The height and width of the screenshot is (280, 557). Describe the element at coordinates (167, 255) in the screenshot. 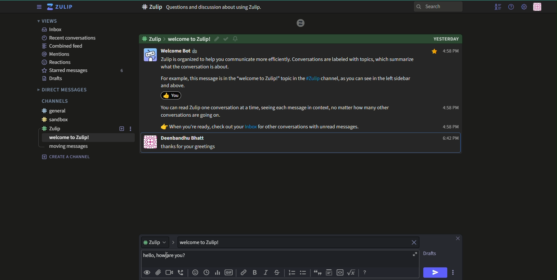

I see `Cursor` at that location.